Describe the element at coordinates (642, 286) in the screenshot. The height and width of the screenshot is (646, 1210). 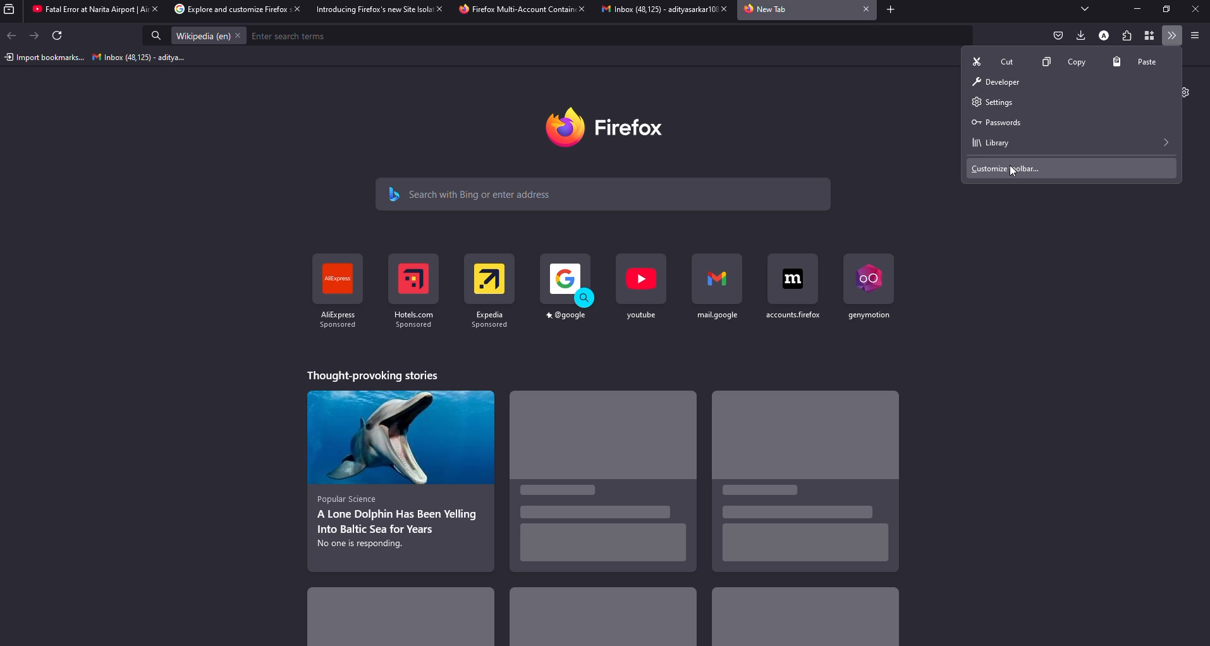
I see `shortcut` at that location.